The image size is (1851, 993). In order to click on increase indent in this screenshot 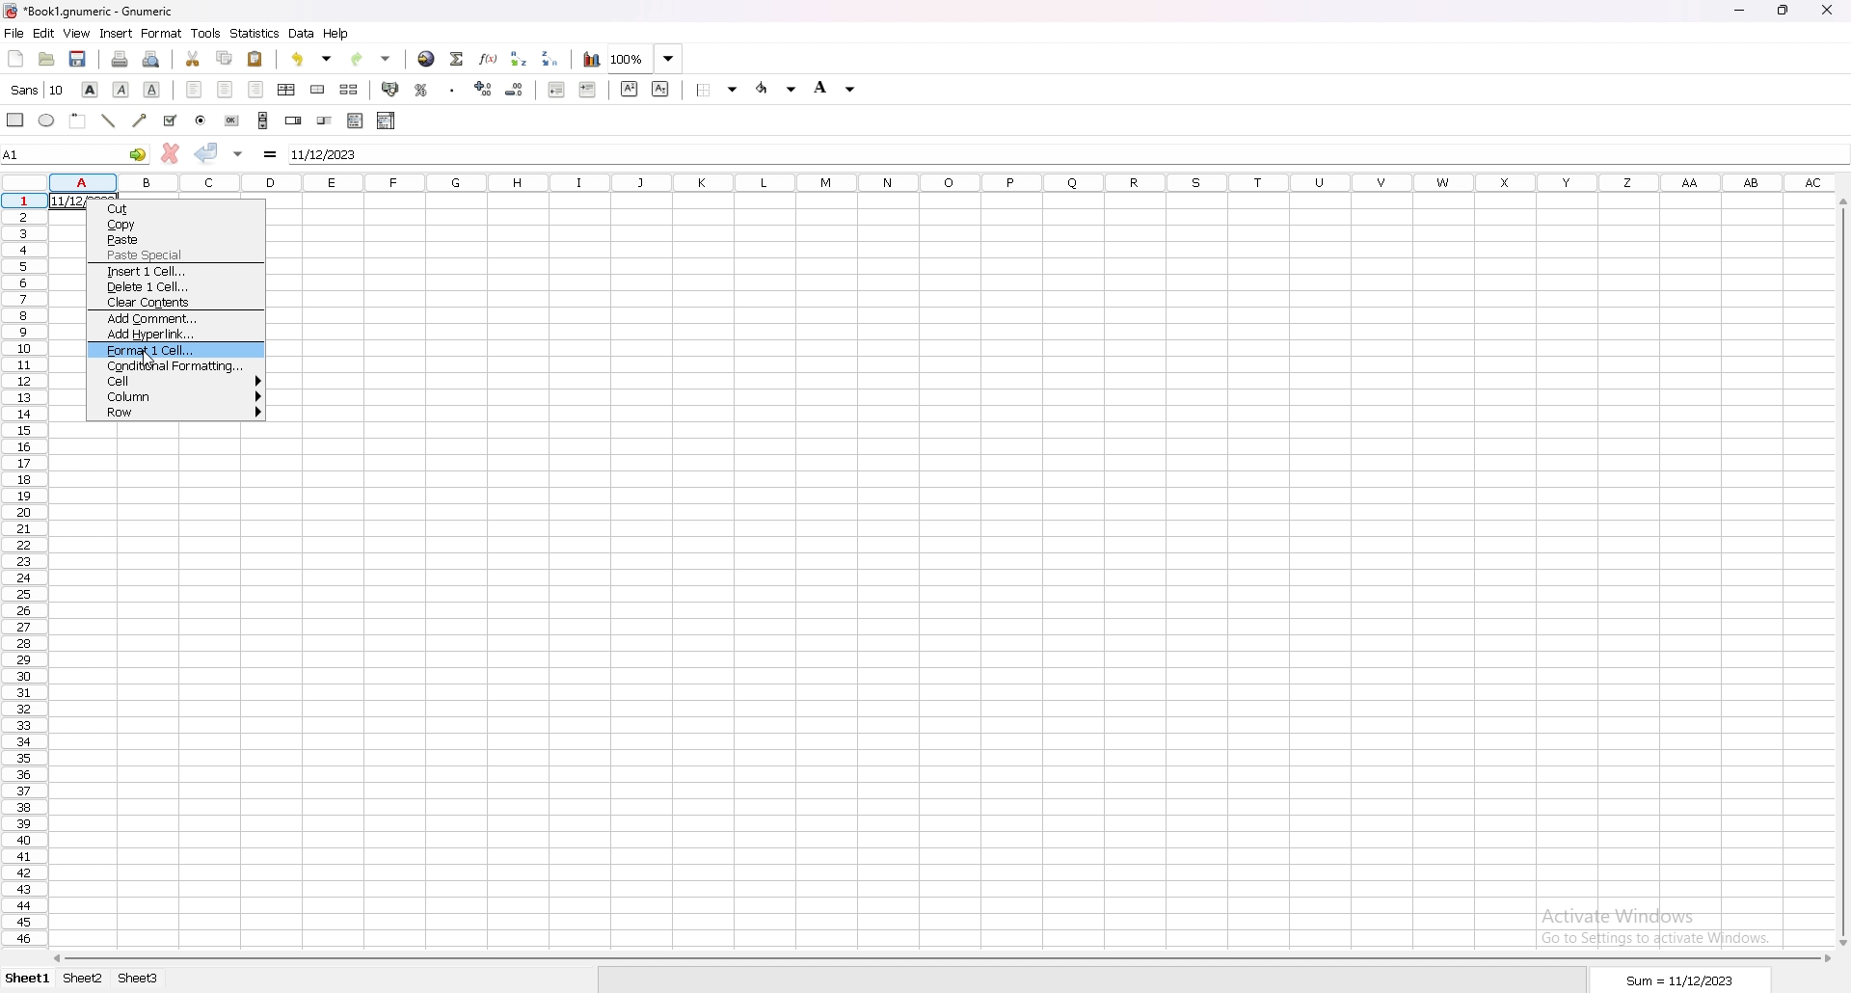, I will do `click(484, 89)`.